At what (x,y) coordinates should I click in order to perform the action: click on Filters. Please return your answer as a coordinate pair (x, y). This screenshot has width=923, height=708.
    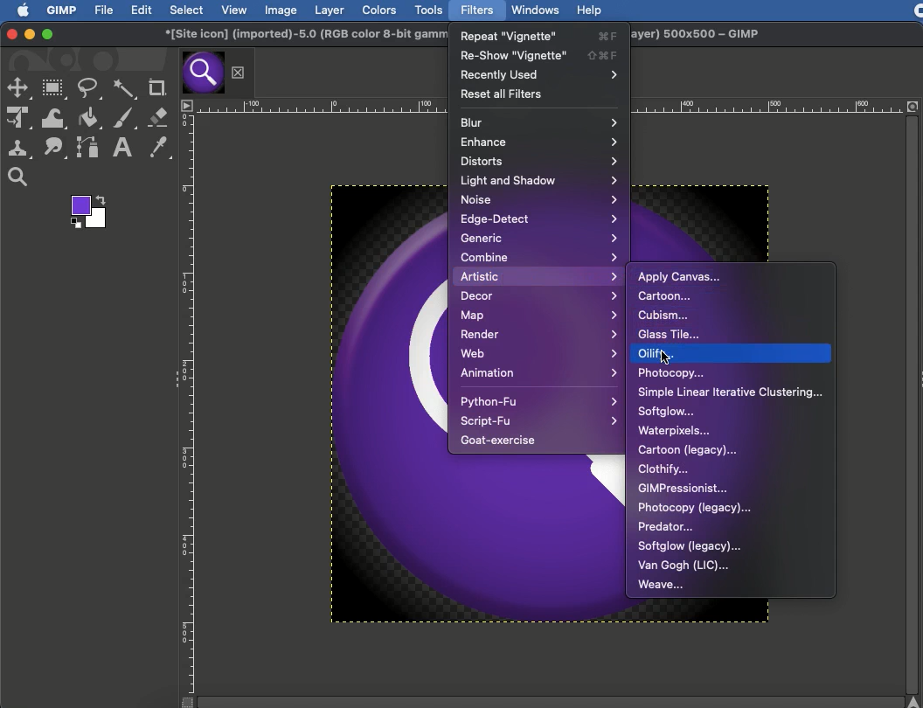
    Looking at the image, I should click on (478, 10).